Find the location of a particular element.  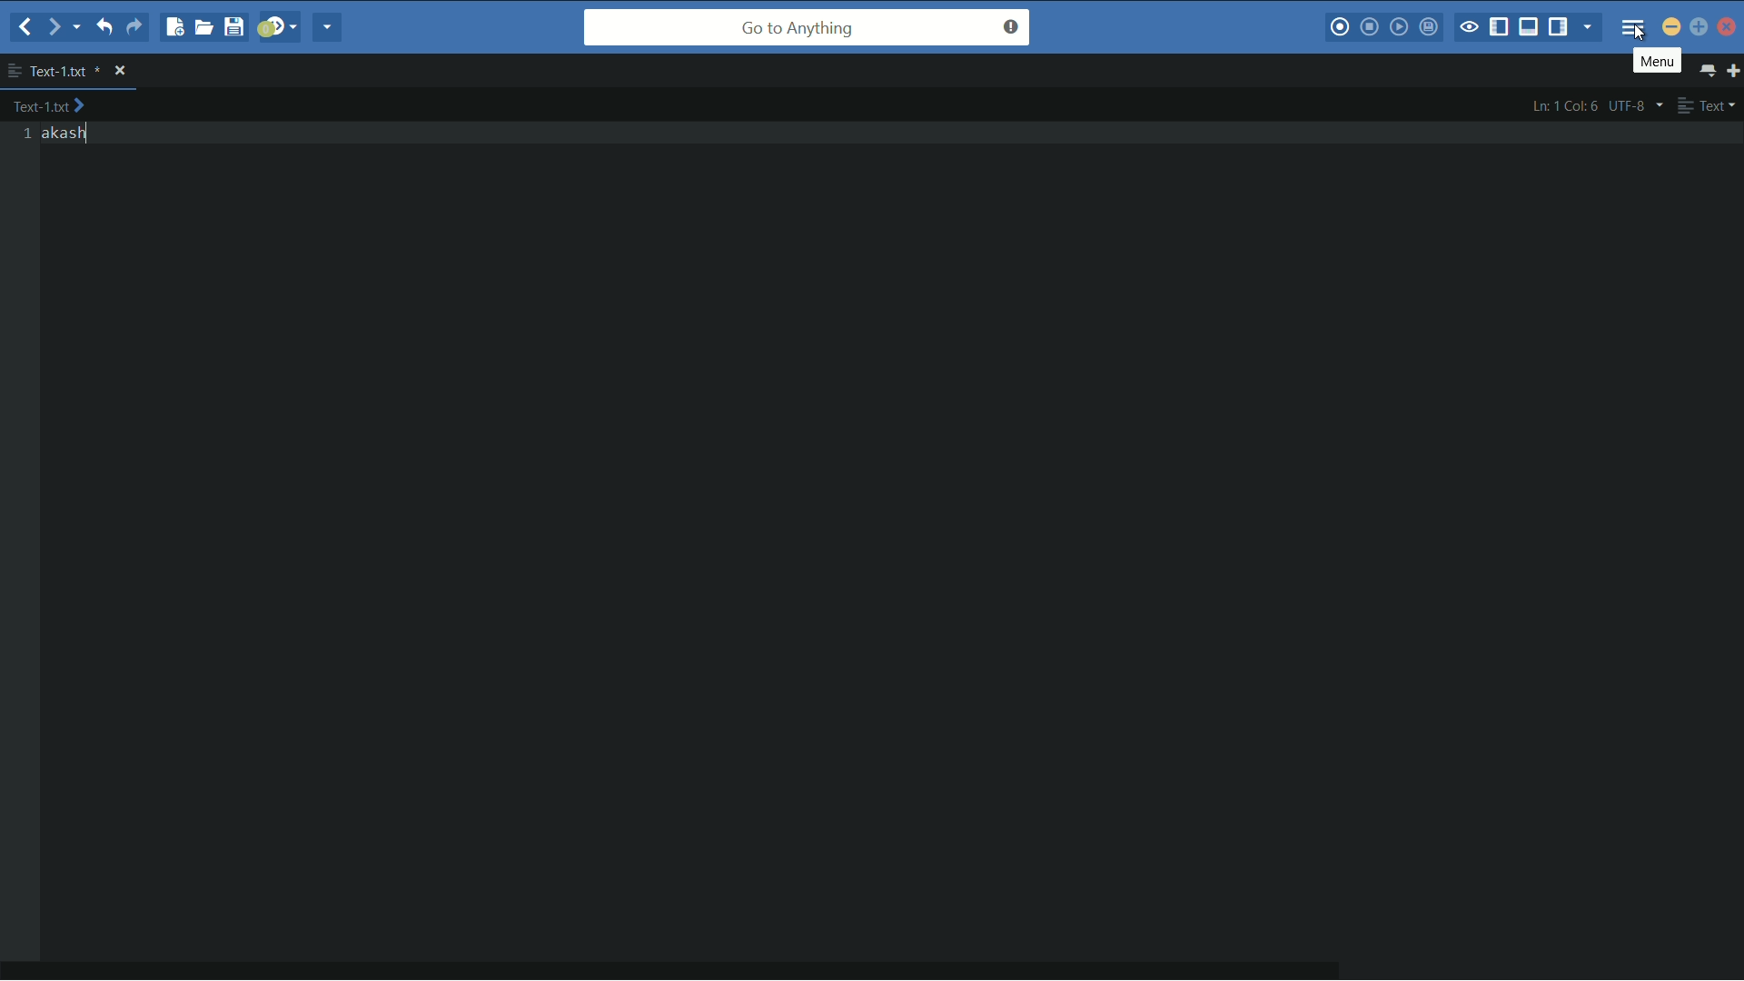

more options is located at coordinates (11, 73).